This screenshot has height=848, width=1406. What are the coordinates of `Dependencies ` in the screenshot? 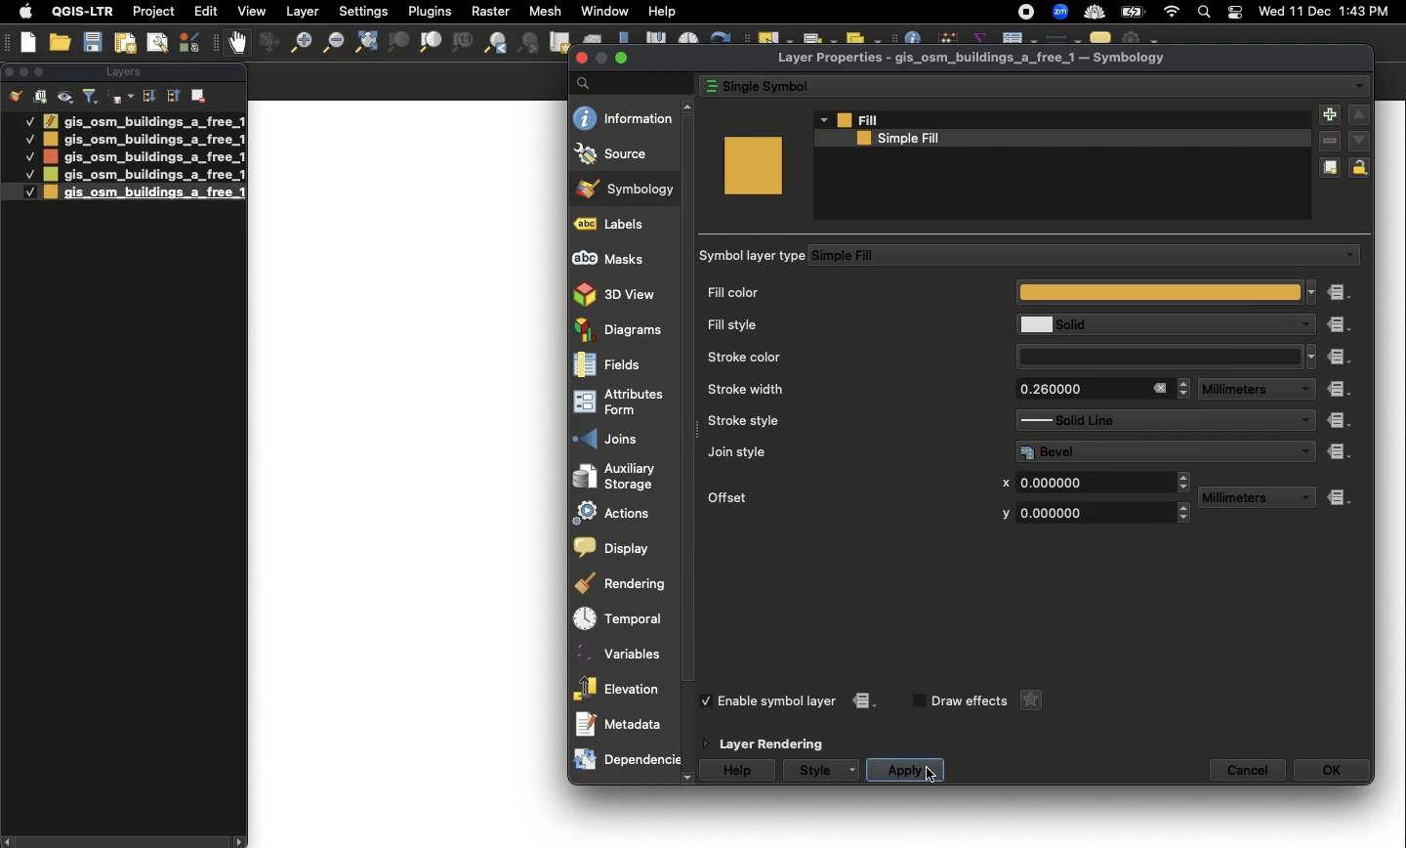 It's located at (626, 760).